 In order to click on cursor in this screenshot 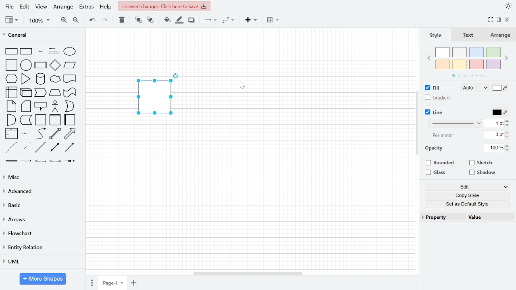, I will do `click(241, 85)`.